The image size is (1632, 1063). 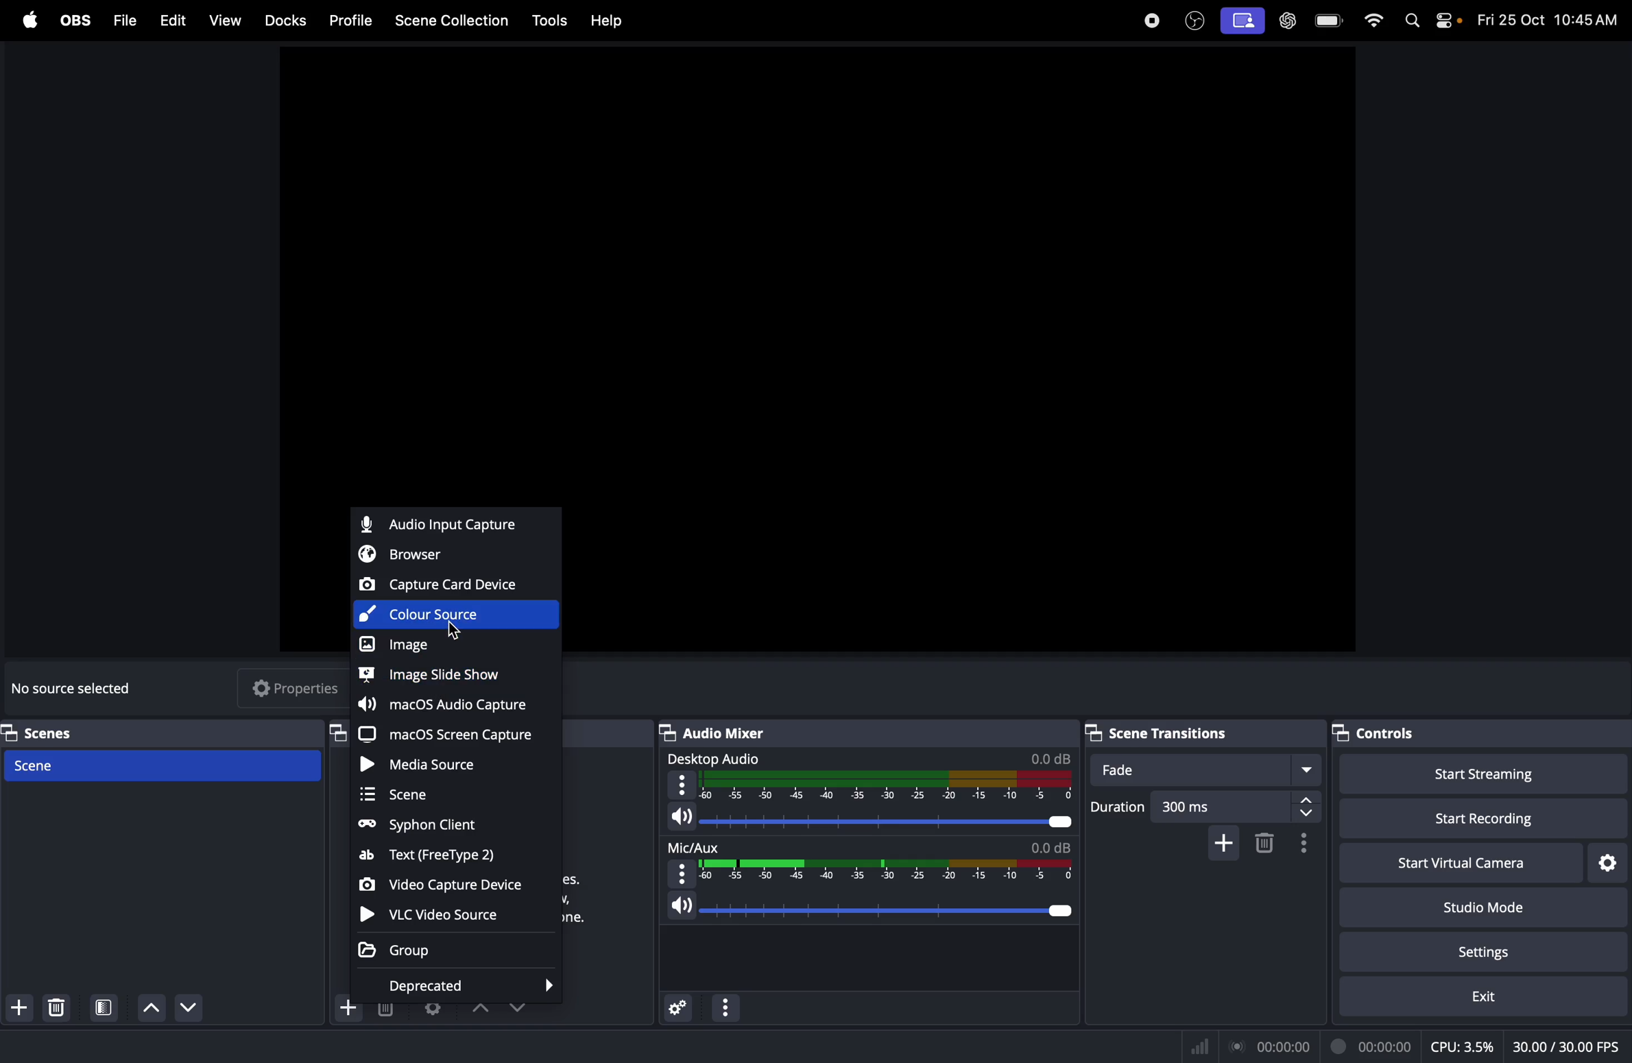 I want to click on macos capture, so click(x=443, y=705).